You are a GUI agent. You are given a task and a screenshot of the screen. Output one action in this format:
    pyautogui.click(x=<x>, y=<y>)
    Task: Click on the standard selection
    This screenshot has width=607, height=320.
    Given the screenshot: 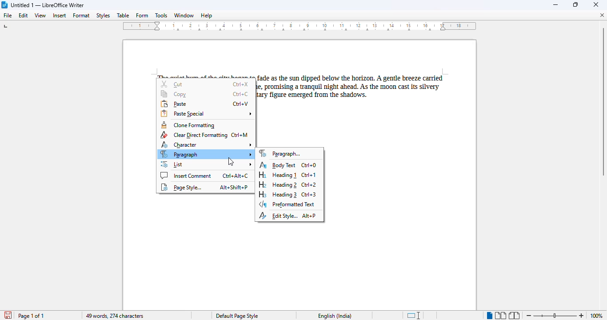 What is the action you would take?
    pyautogui.click(x=414, y=315)
    